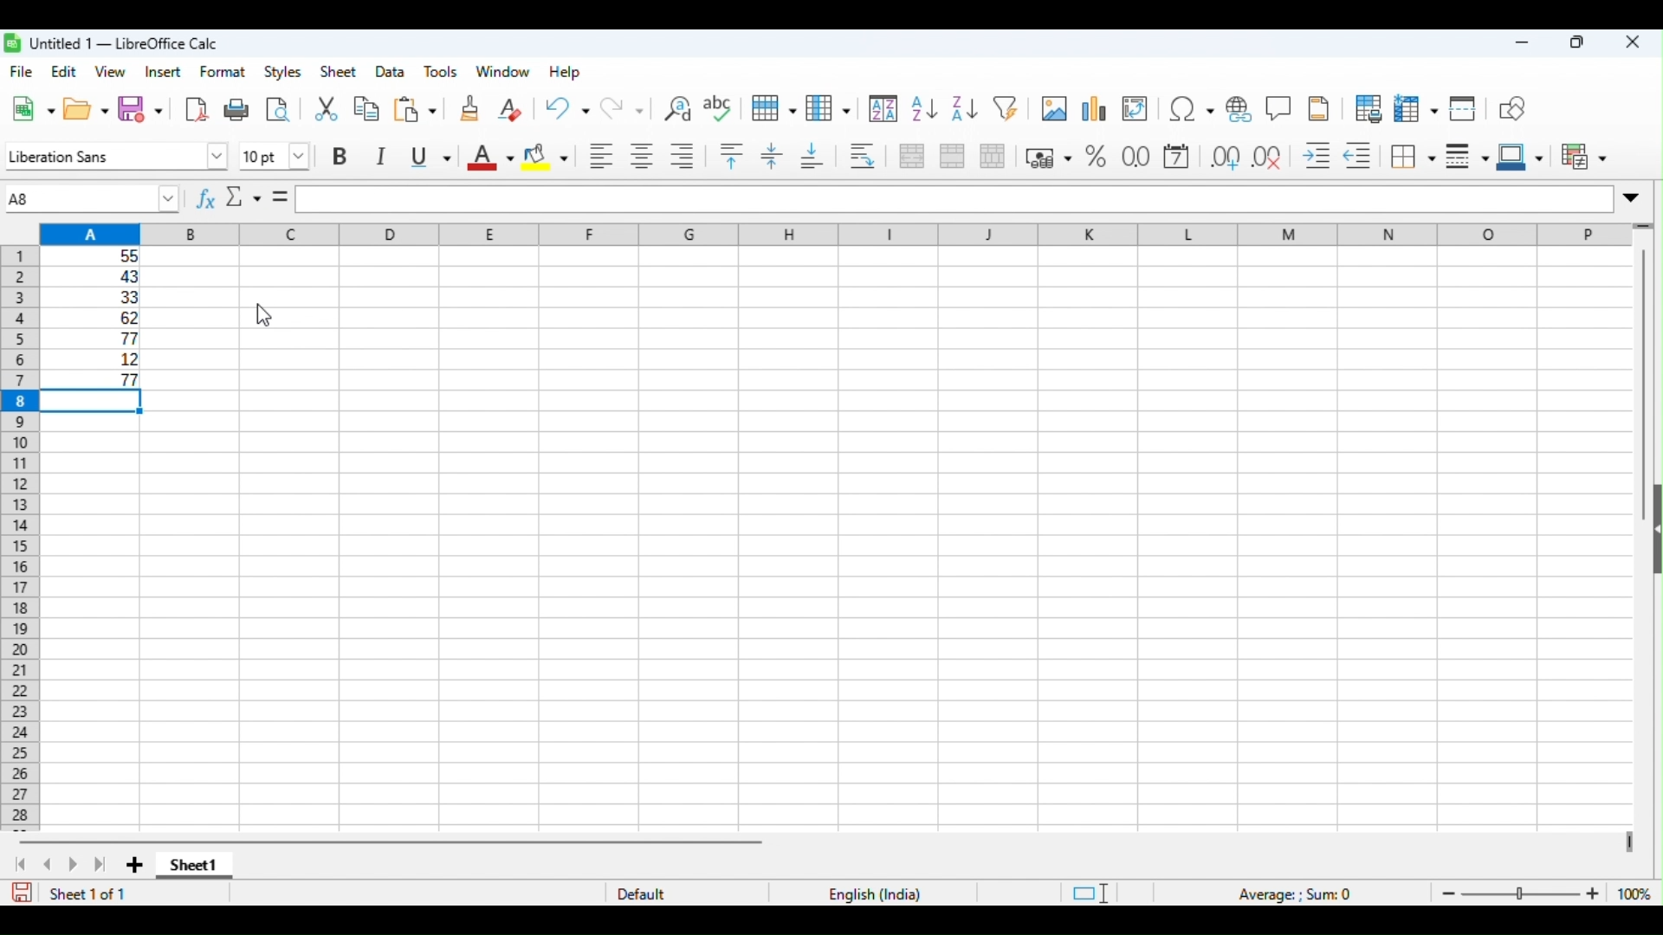  I want to click on toggle print preview, so click(279, 109).